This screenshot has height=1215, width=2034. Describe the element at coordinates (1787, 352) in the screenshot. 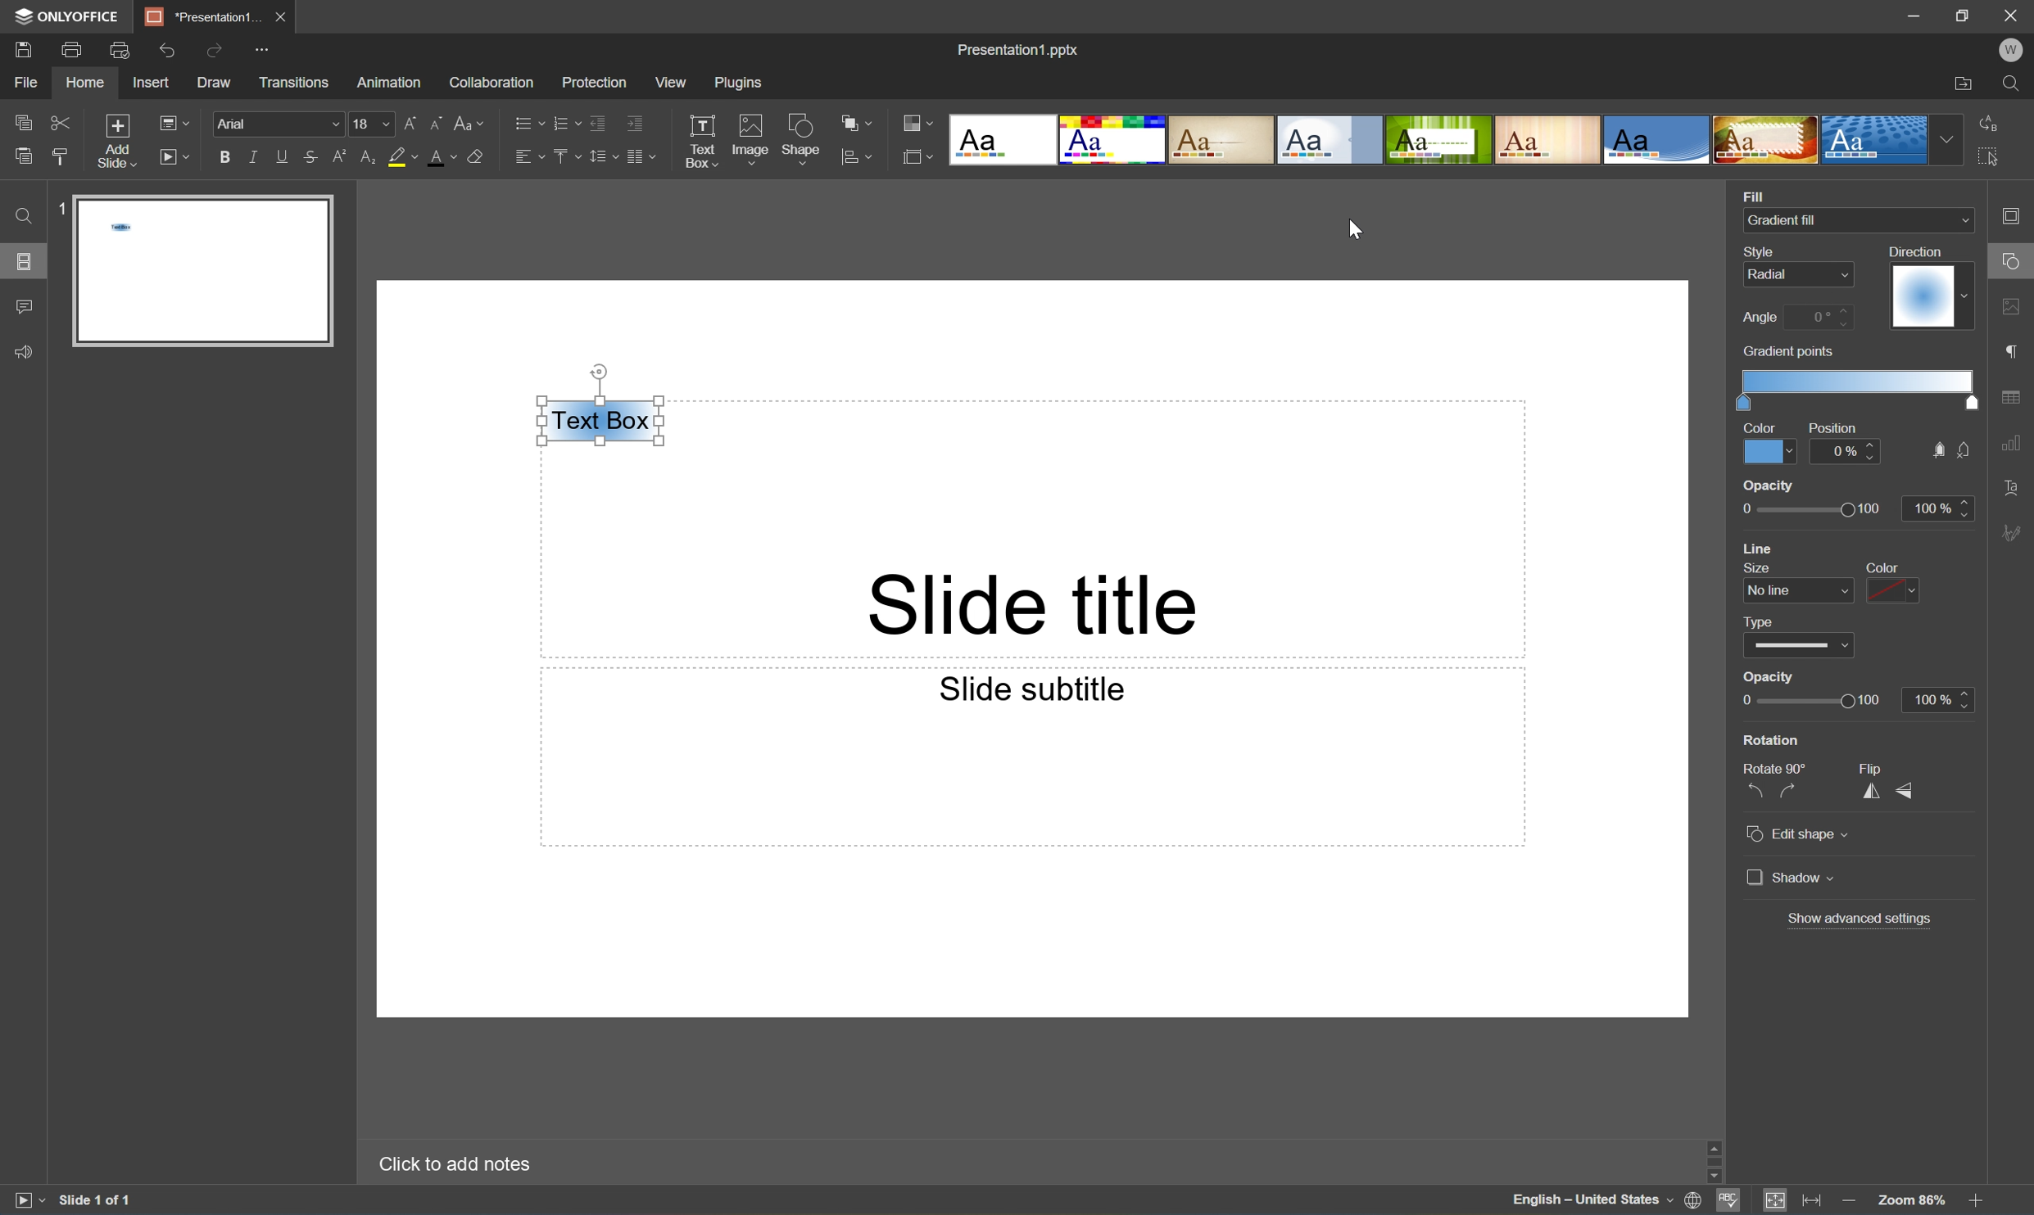

I see `Gradient points` at that location.